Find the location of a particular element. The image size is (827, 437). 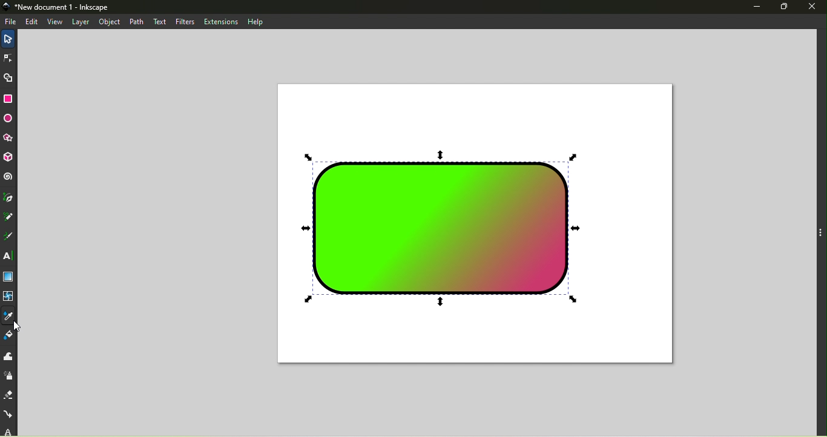

Shape builder tool is located at coordinates (8, 77).